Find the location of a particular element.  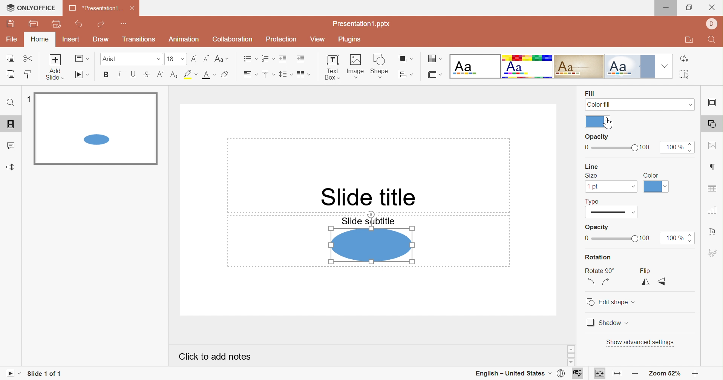

Numbering is located at coordinates (268, 59).